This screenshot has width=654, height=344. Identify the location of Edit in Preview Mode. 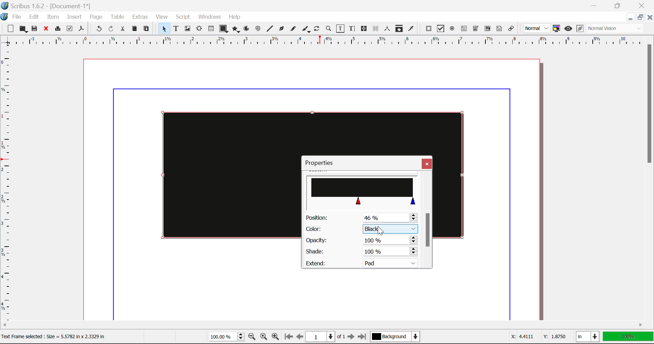
(580, 29).